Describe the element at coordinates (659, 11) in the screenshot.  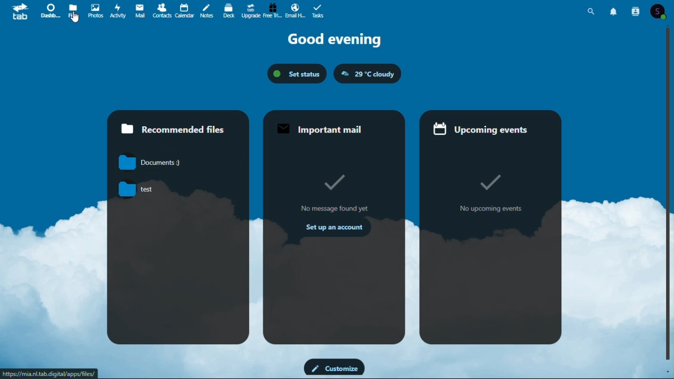
I see `Account icon` at that location.